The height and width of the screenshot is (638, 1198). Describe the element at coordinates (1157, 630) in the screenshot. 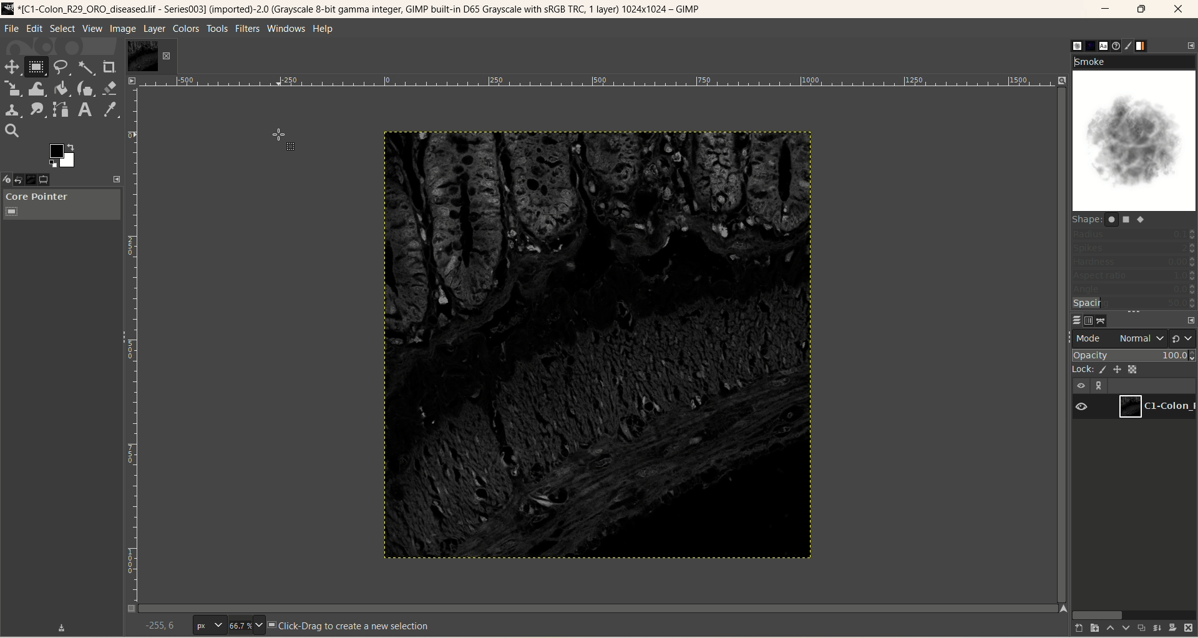

I see `merge layer` at that location.